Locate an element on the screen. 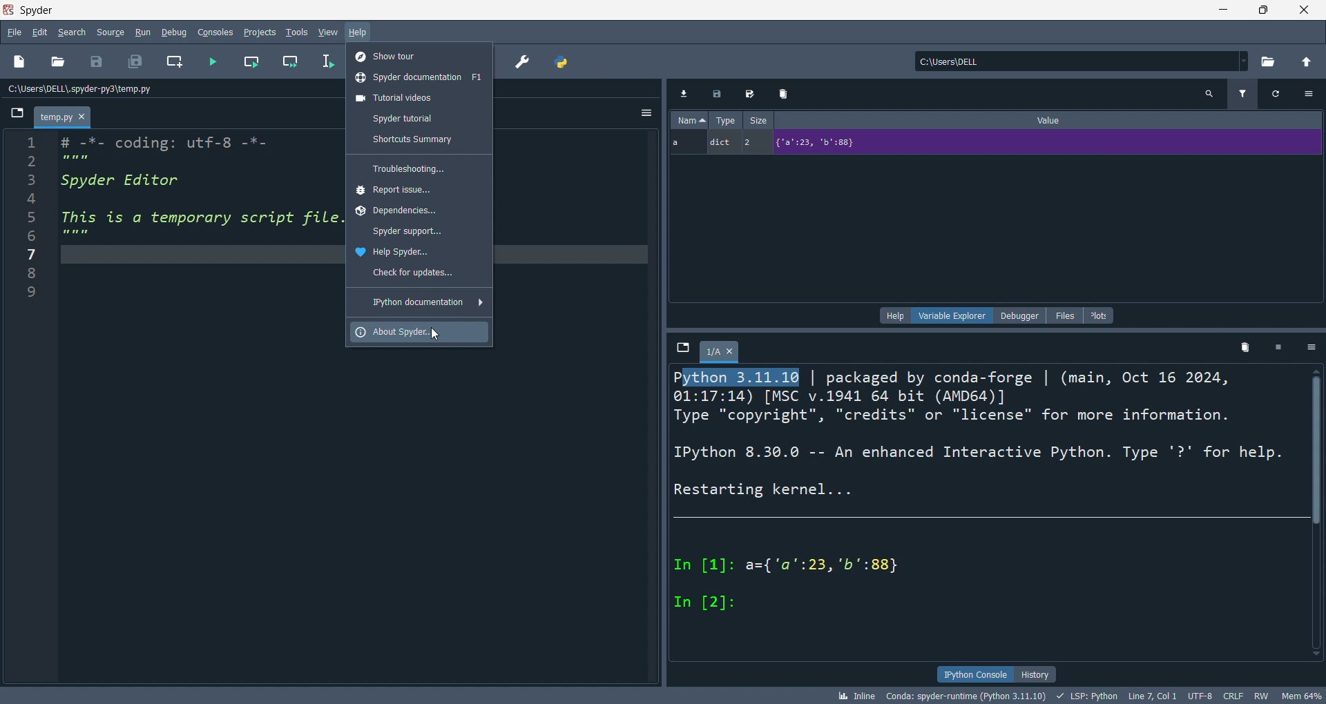  save all is located at coordinates (135, 62).